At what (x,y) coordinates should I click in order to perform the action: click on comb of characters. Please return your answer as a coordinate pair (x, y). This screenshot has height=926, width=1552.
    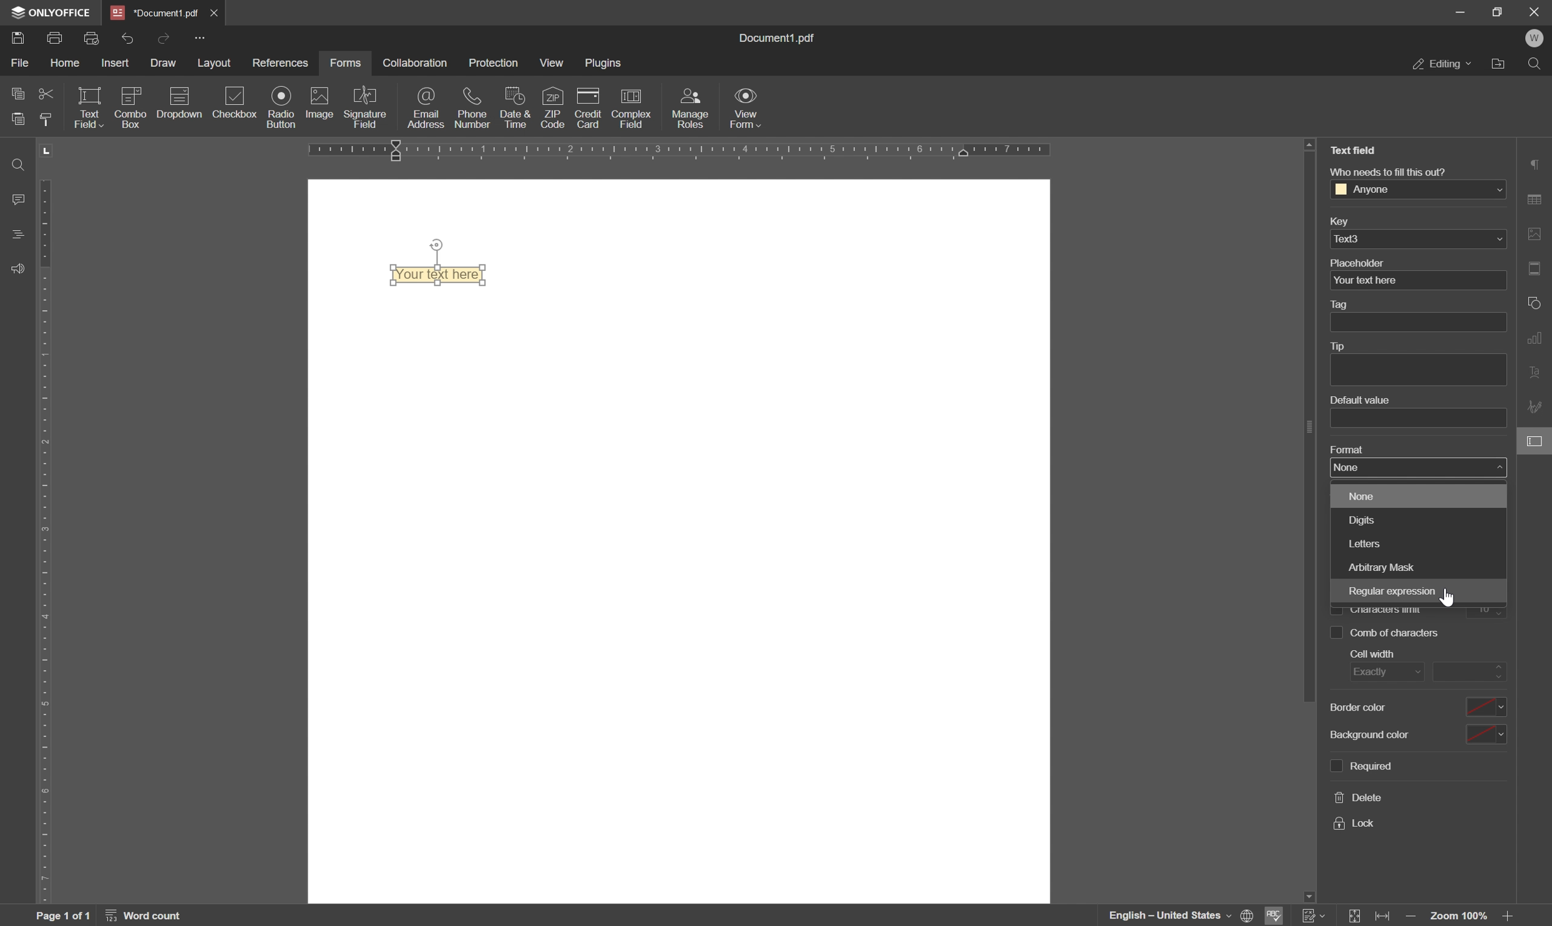
    Looking at the image, I should click on (1486, 610).